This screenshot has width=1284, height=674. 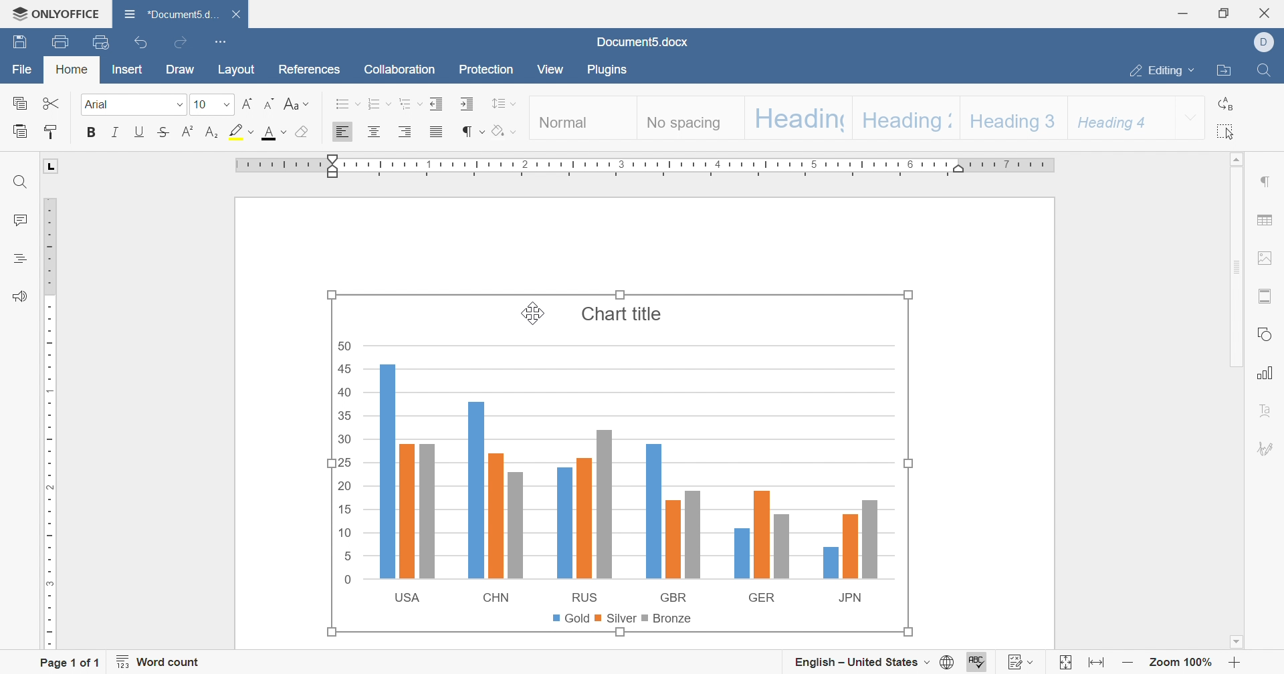 What do you see at coordinates (348, 104) in the screenshot?
I see `bullets` at bounding box center [348, 104].